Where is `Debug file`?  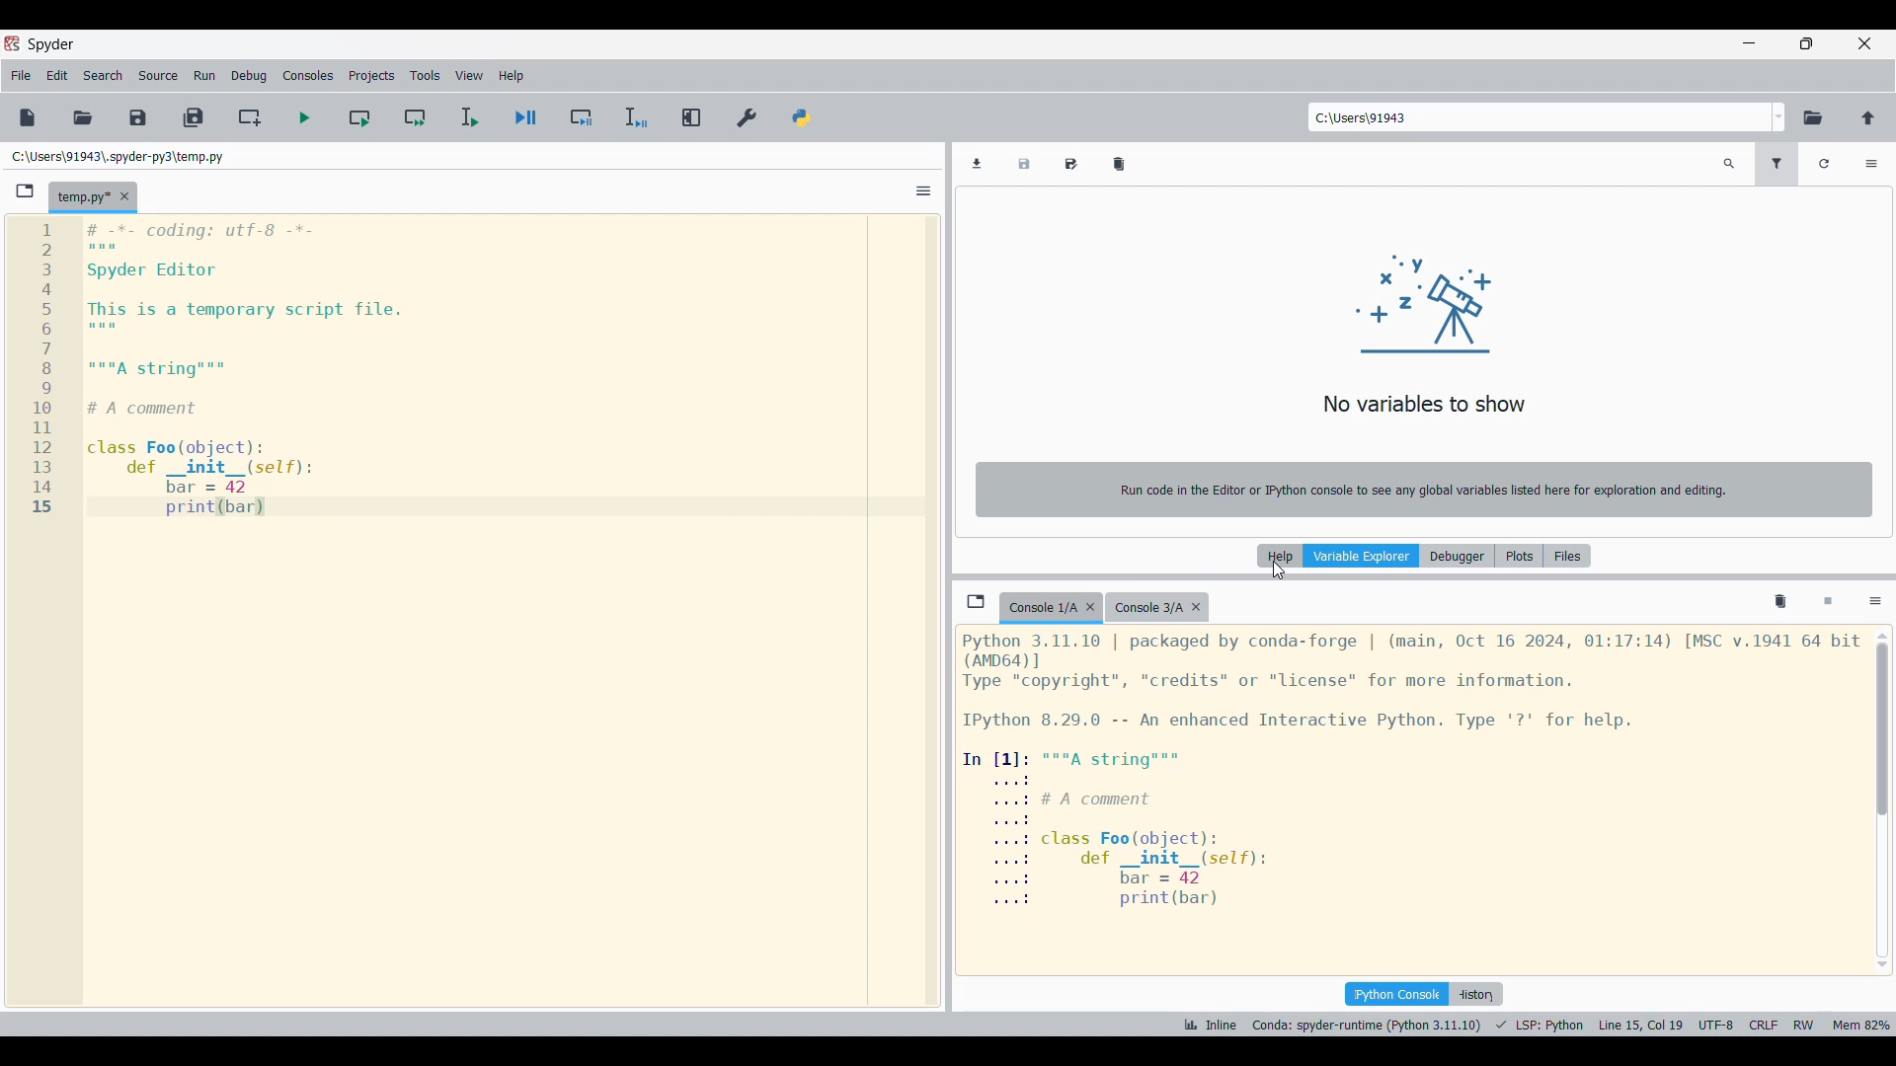
Debug file is located at coordinates (525, 117).